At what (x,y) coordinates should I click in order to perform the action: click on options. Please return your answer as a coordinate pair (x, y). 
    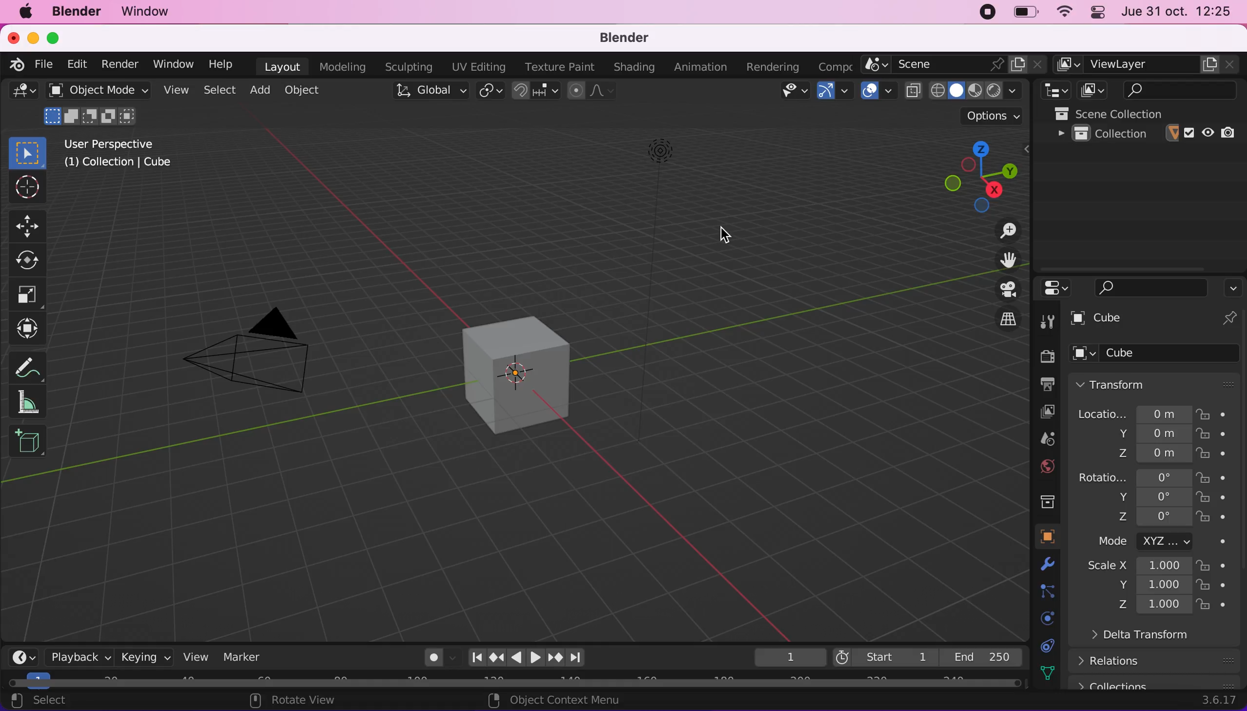
    Looking at the image, I should click on (993, 115).